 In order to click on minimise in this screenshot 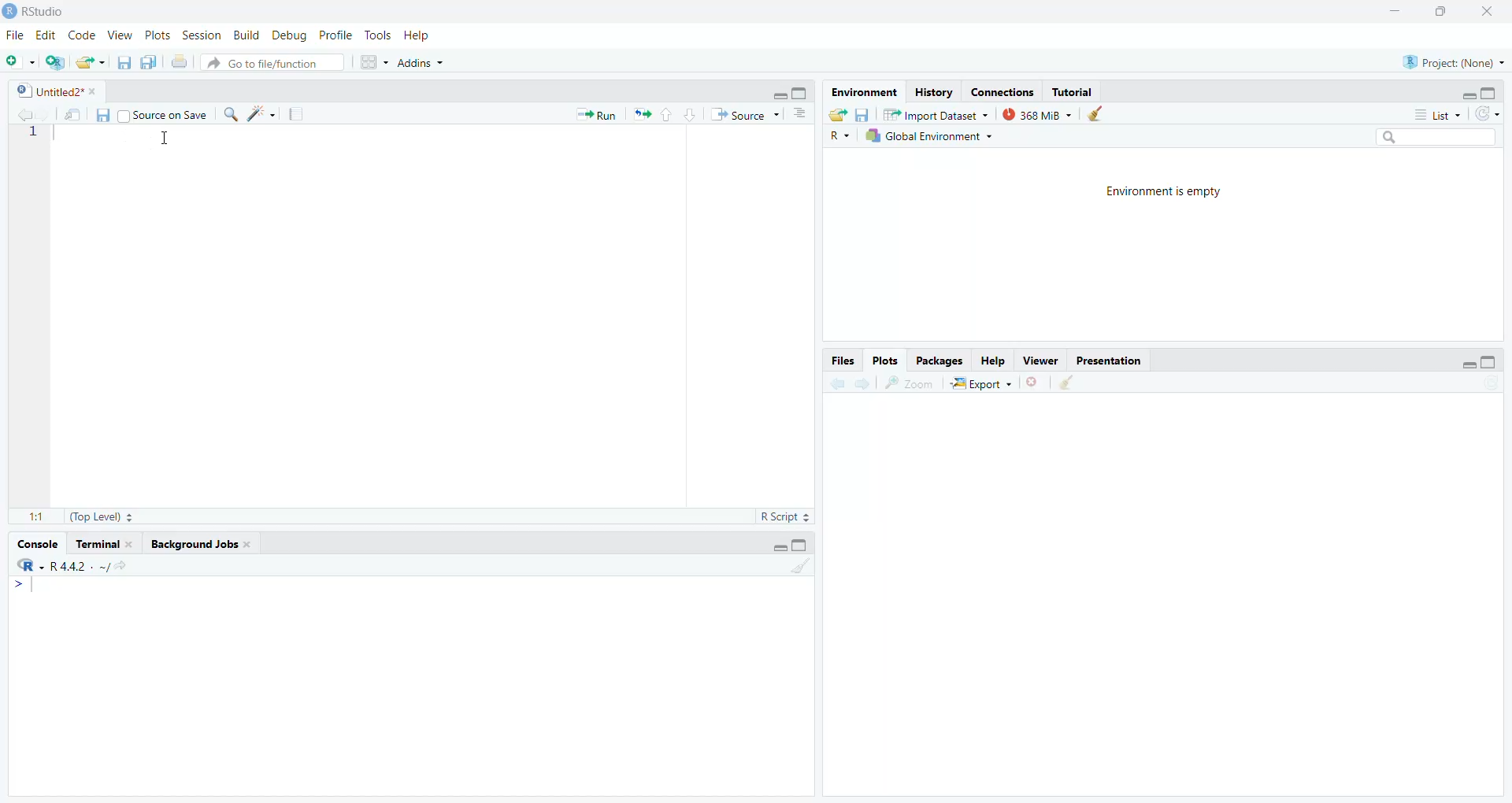, I will do `click(1392, 9)`.